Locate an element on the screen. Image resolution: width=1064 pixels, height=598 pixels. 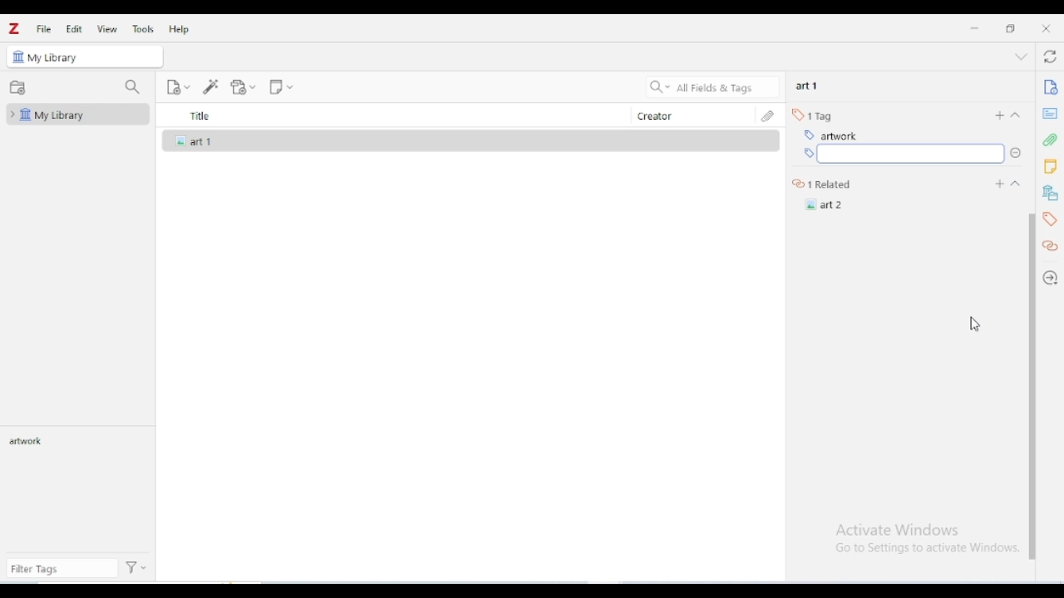
collapse section is located at coordinates (1022, 57).